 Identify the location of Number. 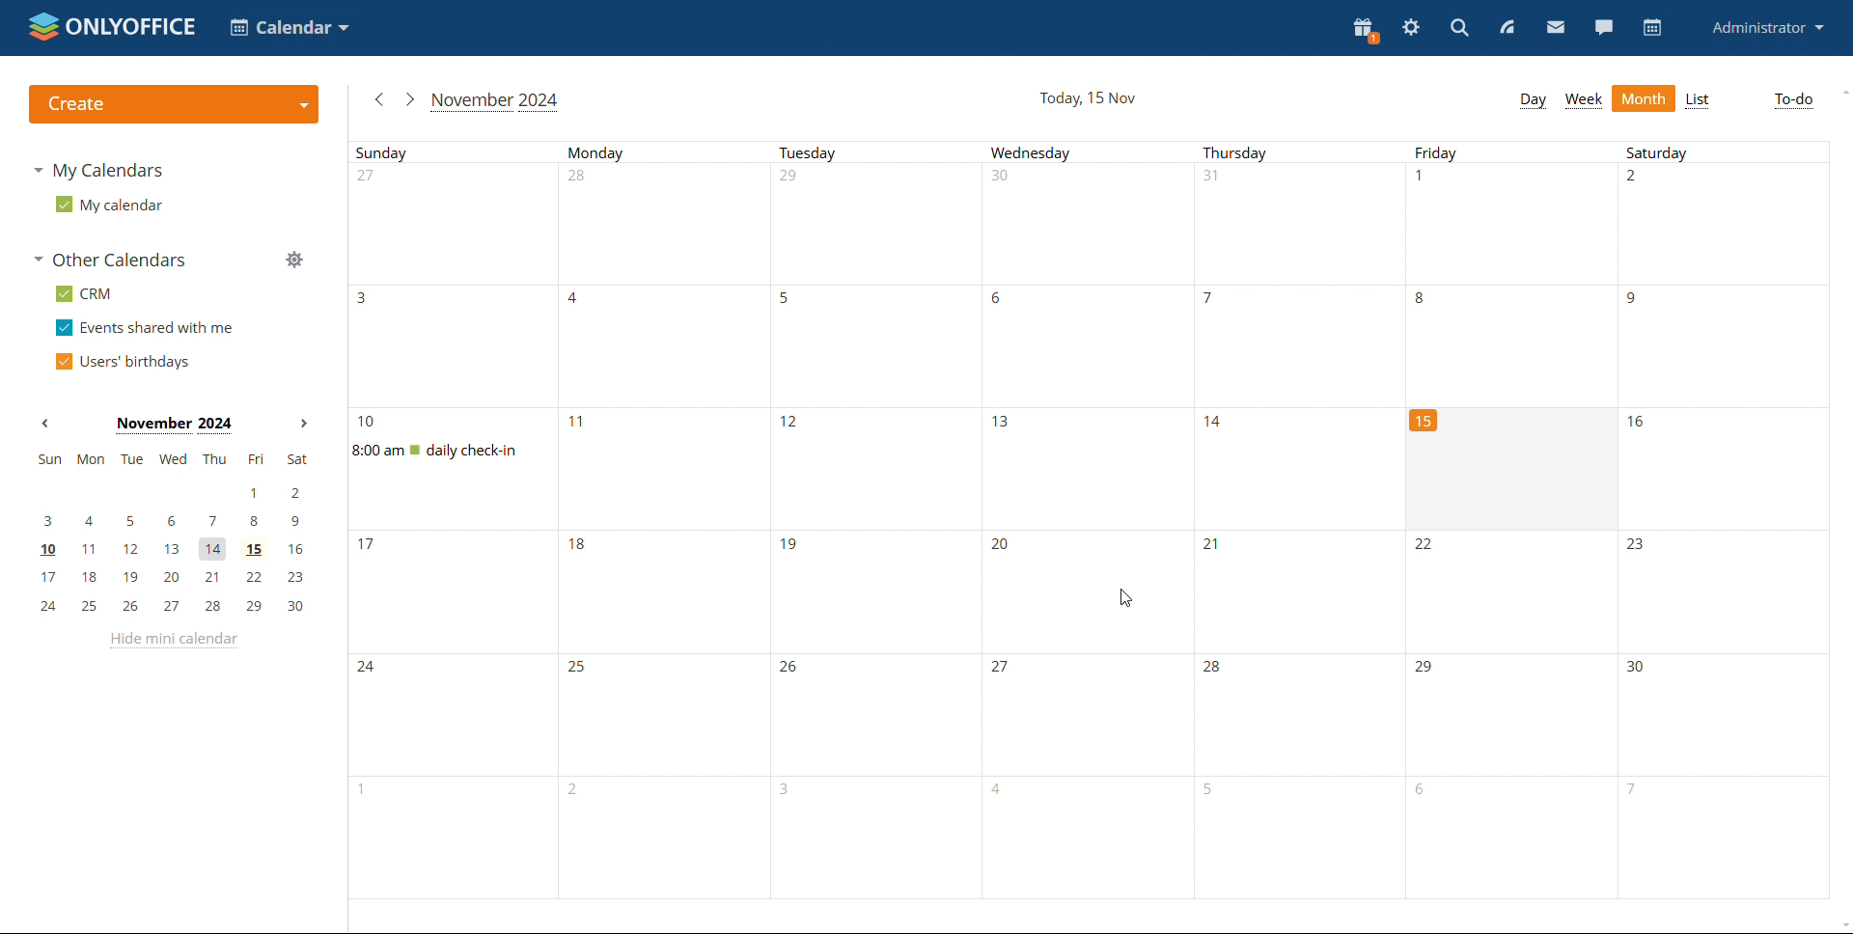
(369, 423).